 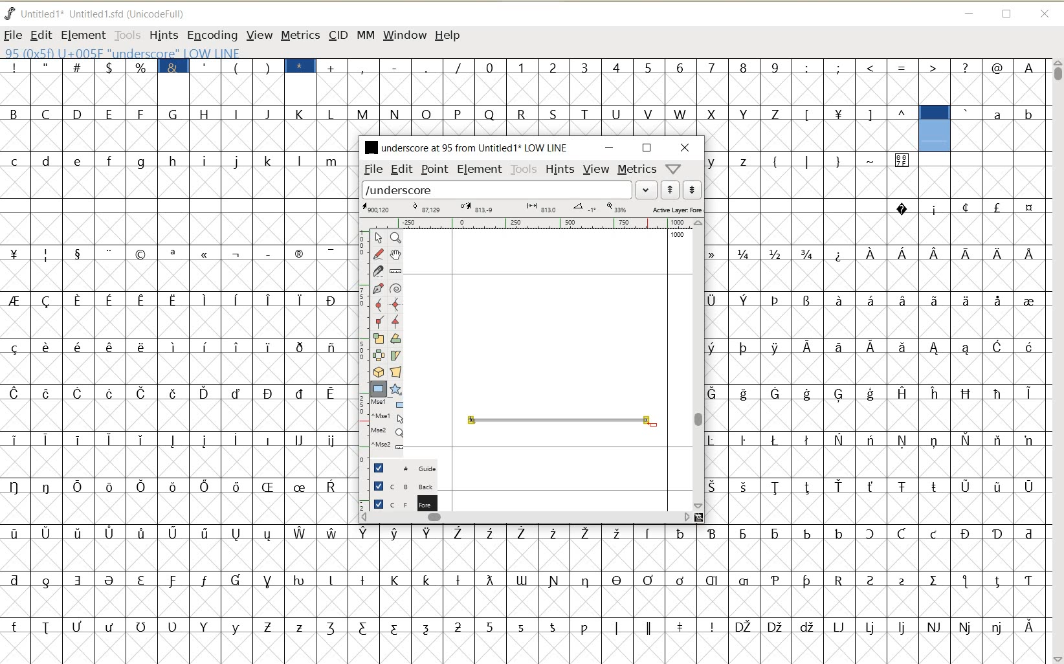 I want to click on MM, so click(x=364, y=34).